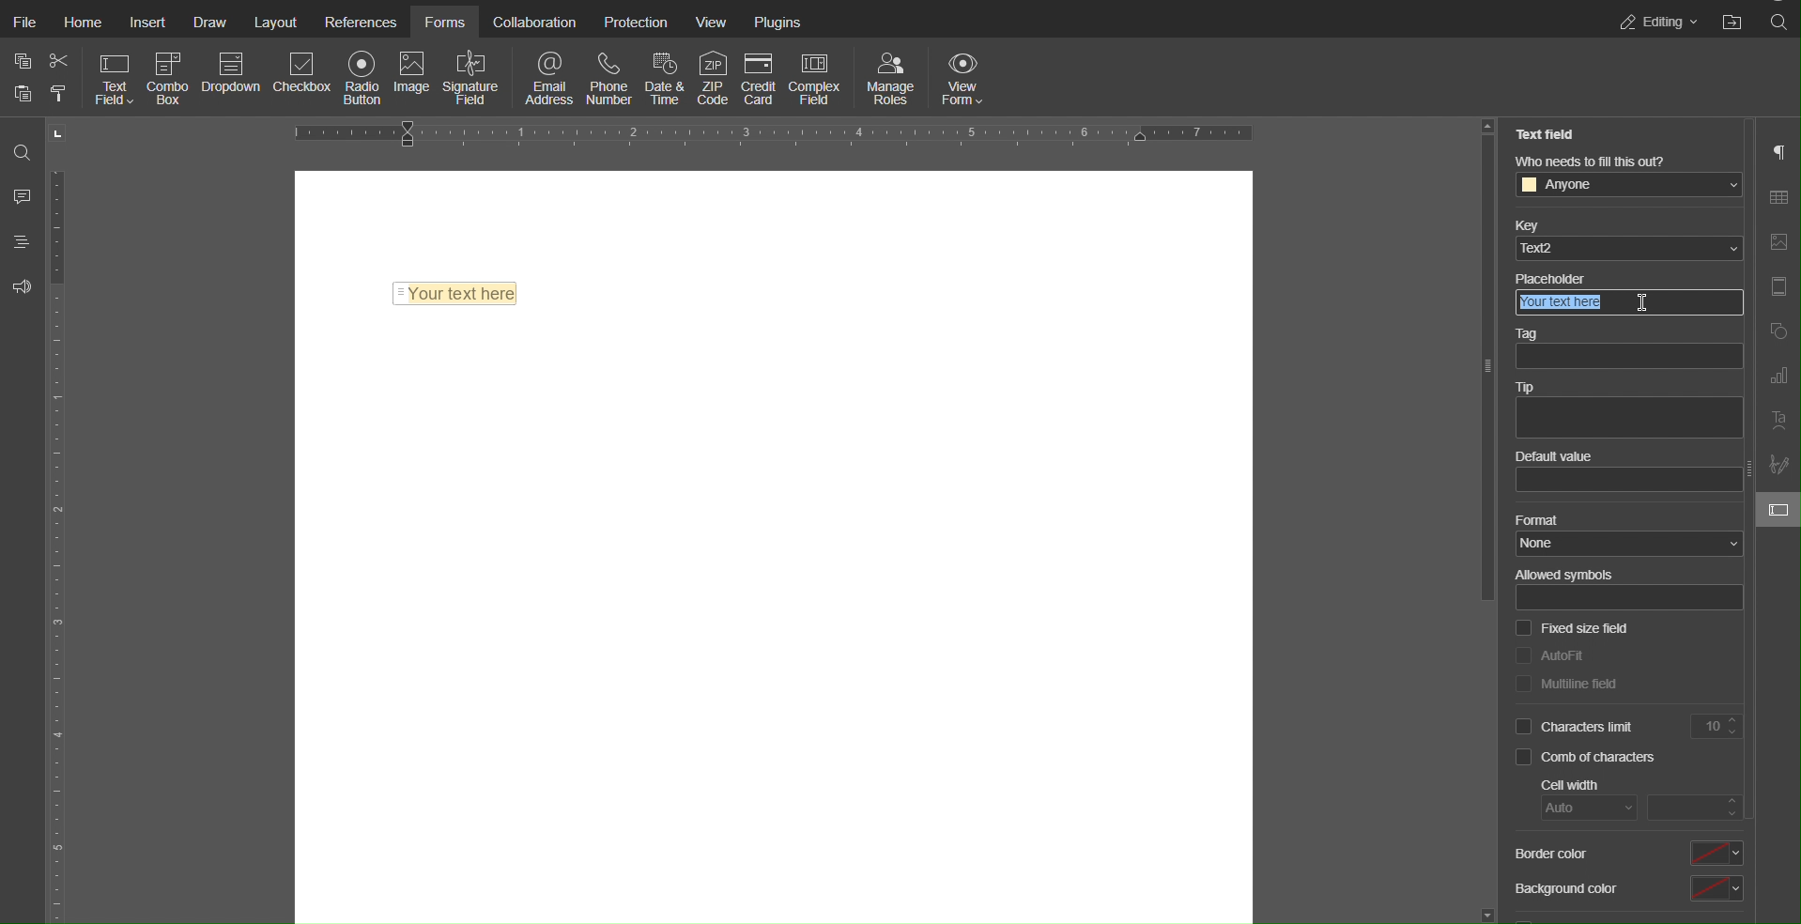 The width and height of the screenshot is (1801, 924). What do you see at coordinates (1718, 725) in the screenshot?
I see `Limit` at bounding box center [1718, 725].